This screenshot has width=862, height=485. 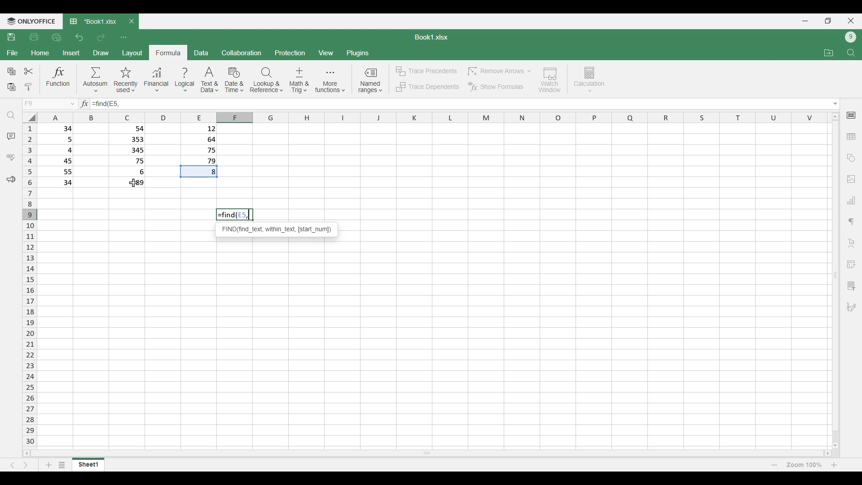 I want to click on Calculation options, so click(x=589, y=79).